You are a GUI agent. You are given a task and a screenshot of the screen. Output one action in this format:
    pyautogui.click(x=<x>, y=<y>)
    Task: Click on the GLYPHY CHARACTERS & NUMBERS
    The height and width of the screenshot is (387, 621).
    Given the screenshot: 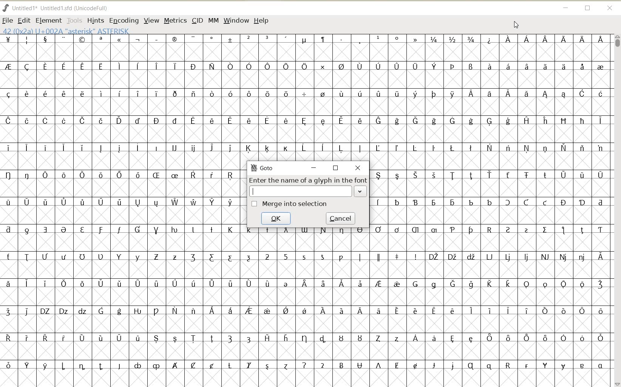 What is the action you would take?
    pyautogui.click(x=489, y=274)
    